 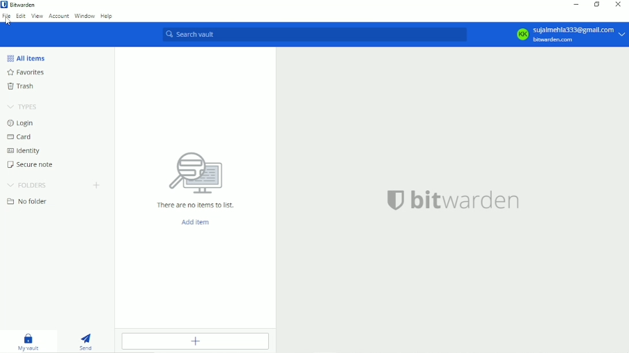 What do you see at coordinates (86, 340) in the screenshot?
I see `Send` at bounding box center [86, 340].